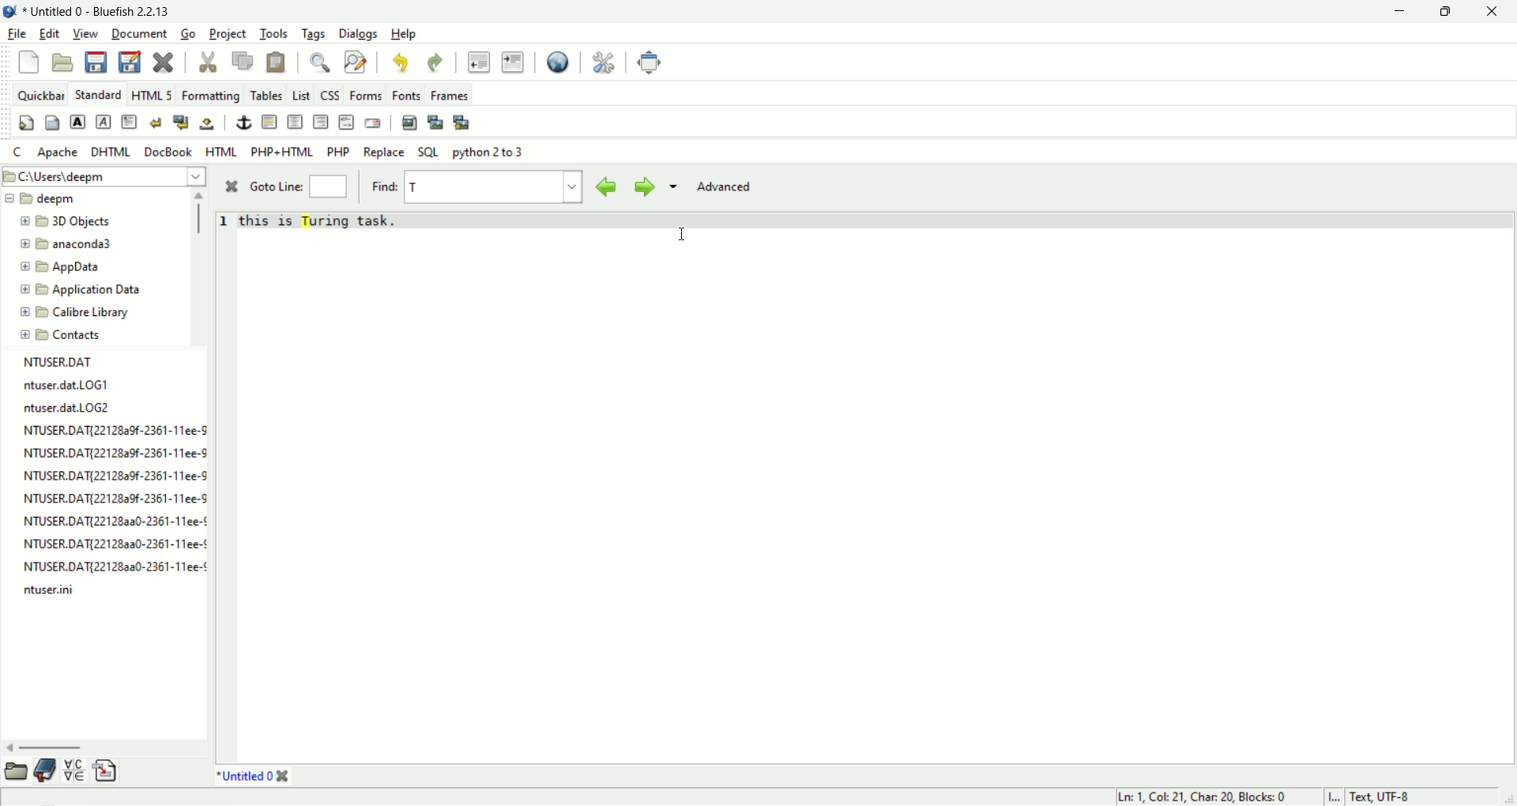 The height and width of the screenshot is (806, 1517). What do you see at coordinates (450, 95) in the screenshot?
I see `Frames` at bounding box center [450, 95].